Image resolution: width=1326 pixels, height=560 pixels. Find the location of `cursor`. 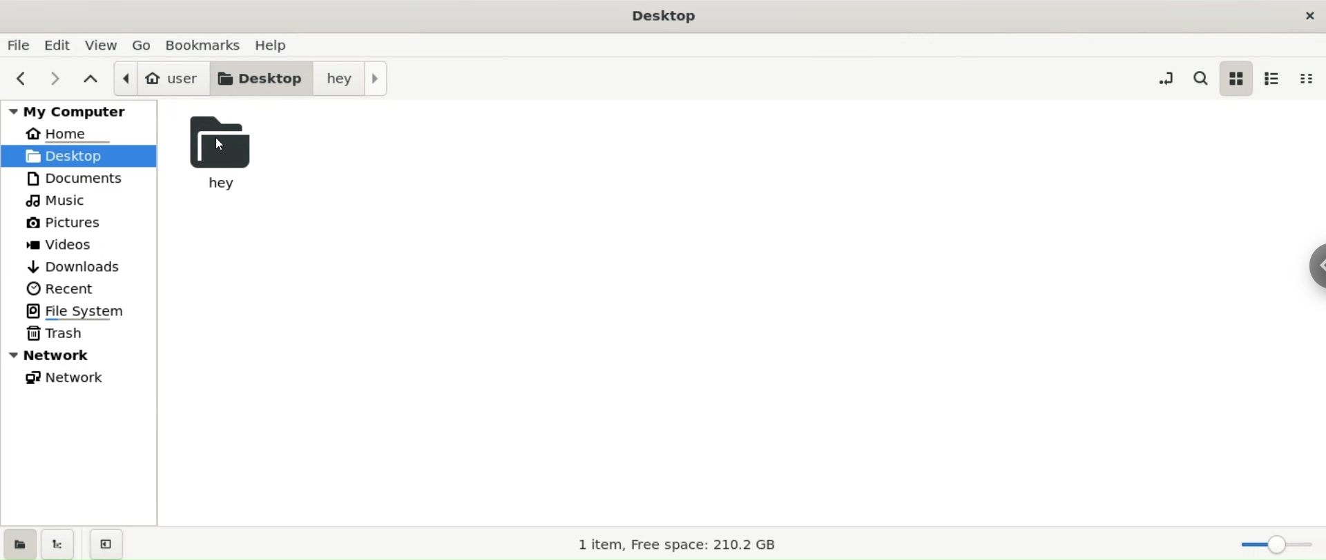

cursor is located at coordinates (220, 144).